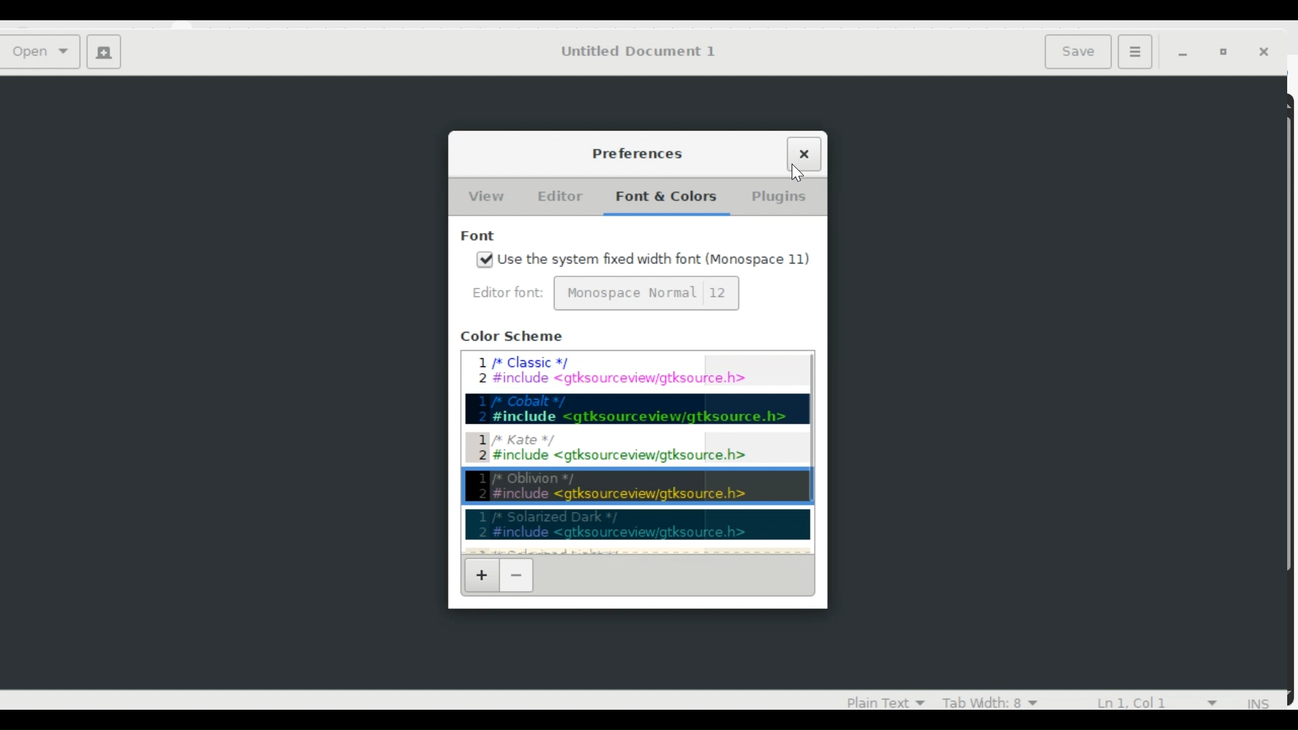 The image size is (1298, 730). What do you see at coordinates (798, 174) in the screenshot?
I see `cursor` at bounding box center [798, 174].